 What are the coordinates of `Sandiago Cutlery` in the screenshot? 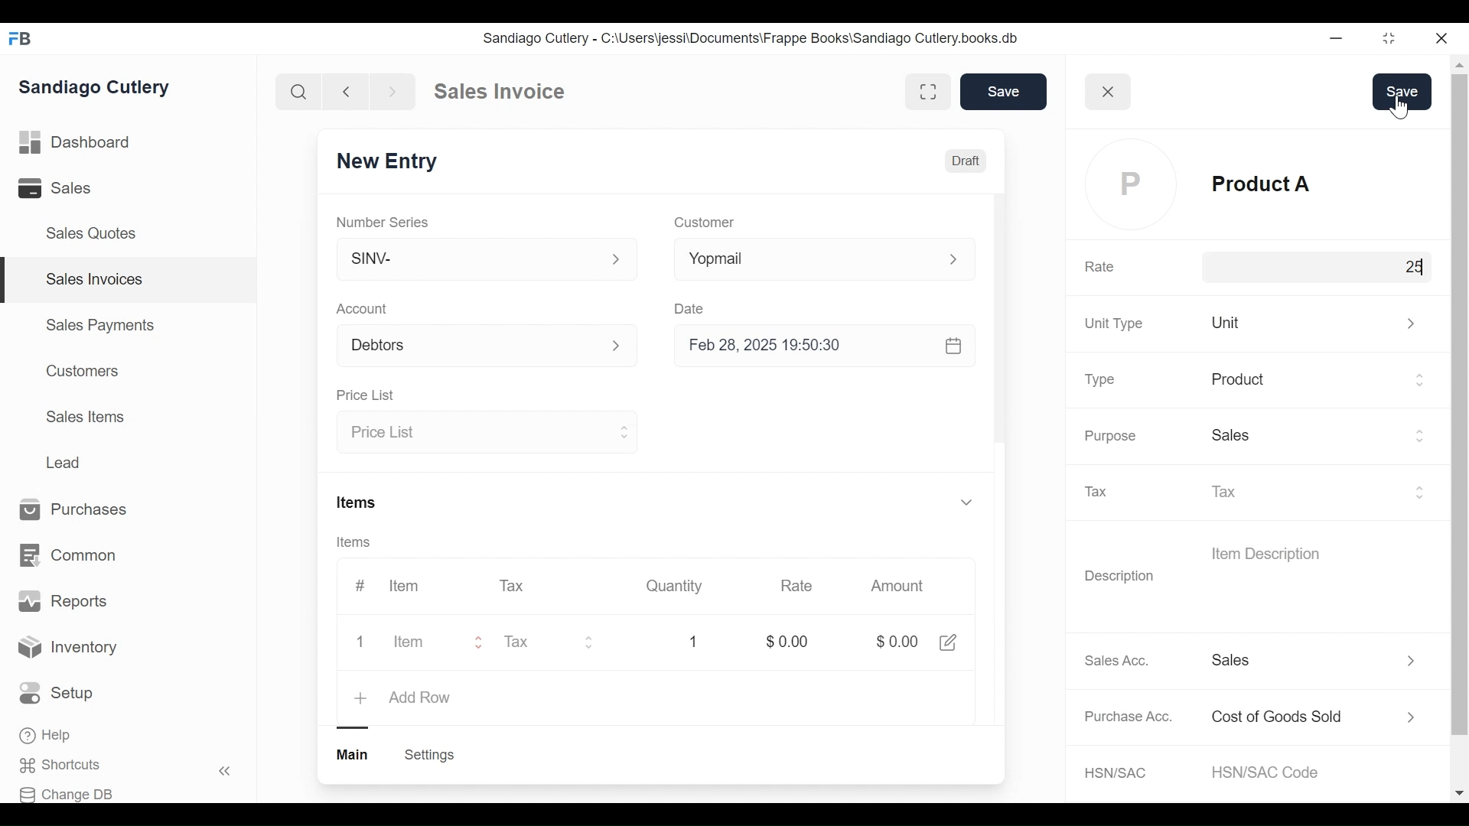 It's located at (99, 87).